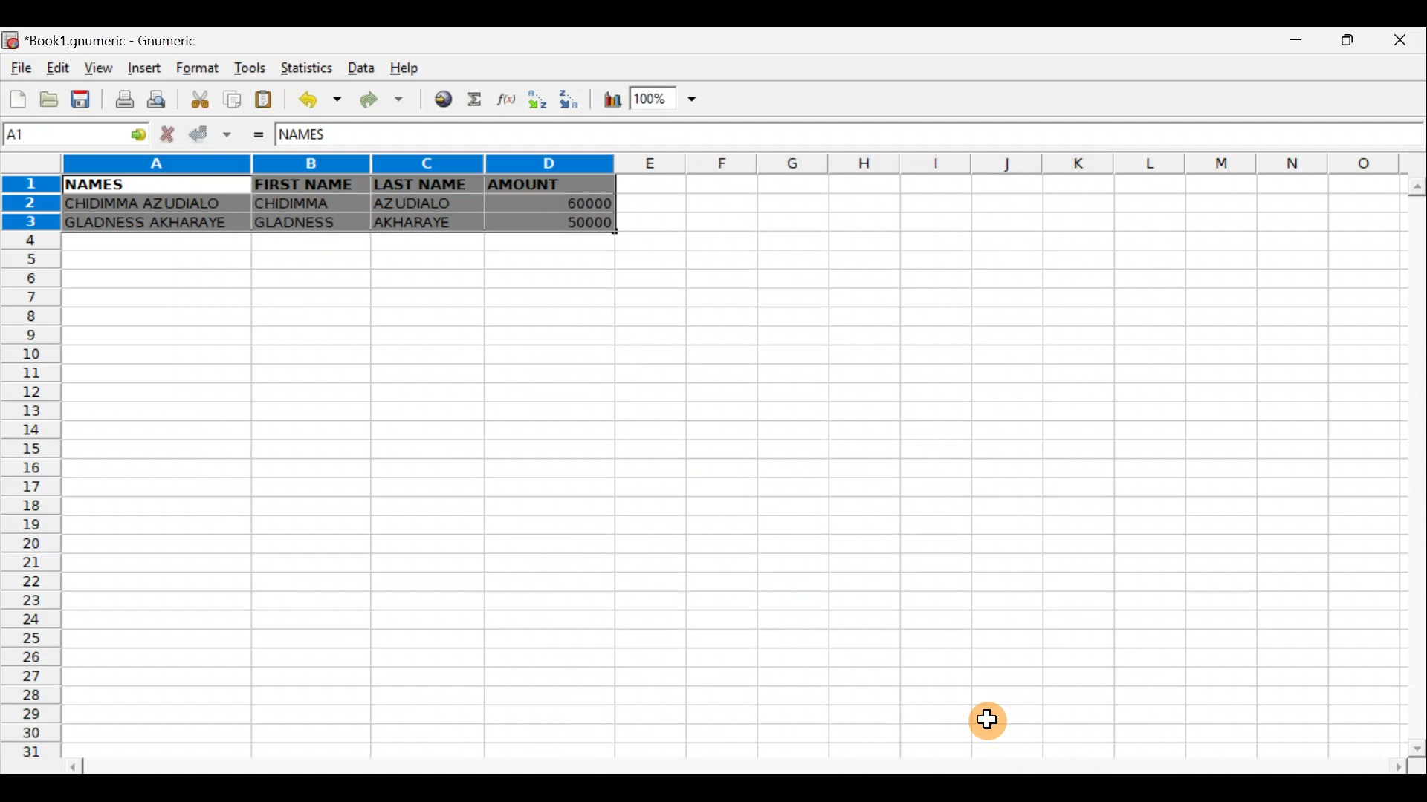 The image size is (1427, 802). What do you see at coordinates (263, 101) in the screenshot?
I see `Paste clipboard` at bounding box center [263, 101].